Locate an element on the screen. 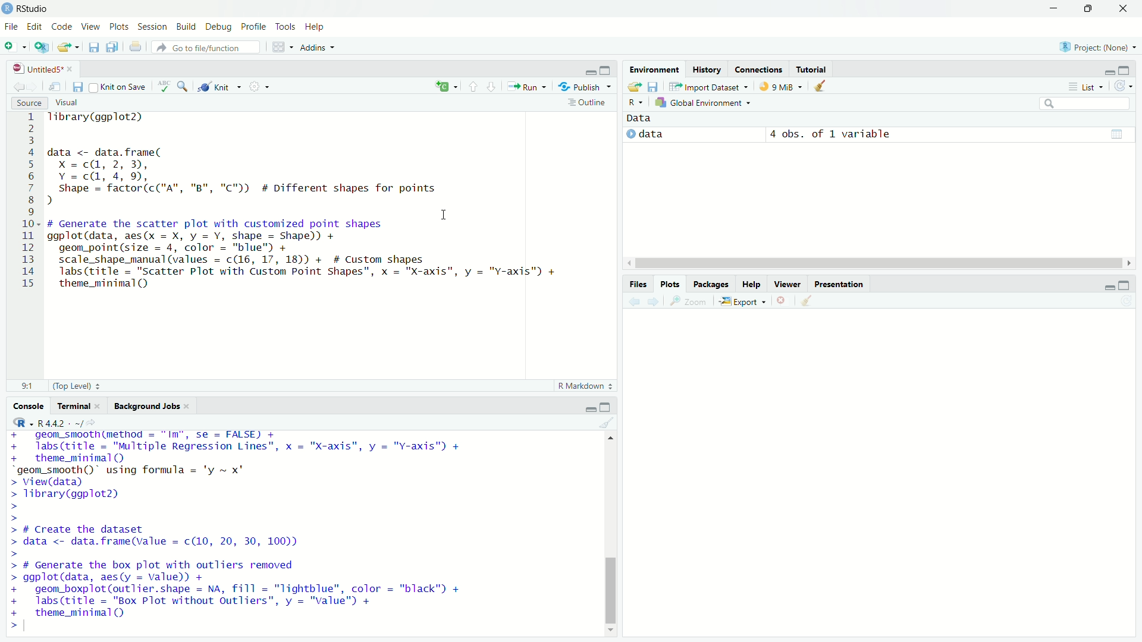  Next plot is located at coordinates (652, 301).